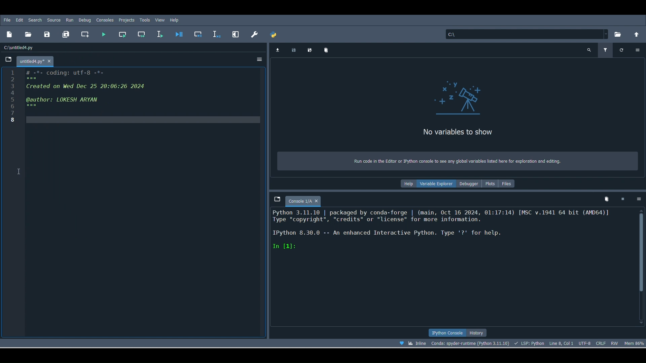 This screenshot has width=646, height=363. What do you see at coordinates (459, 97) in the screenshot?
I see `icon` at bounding box center [459, 97].